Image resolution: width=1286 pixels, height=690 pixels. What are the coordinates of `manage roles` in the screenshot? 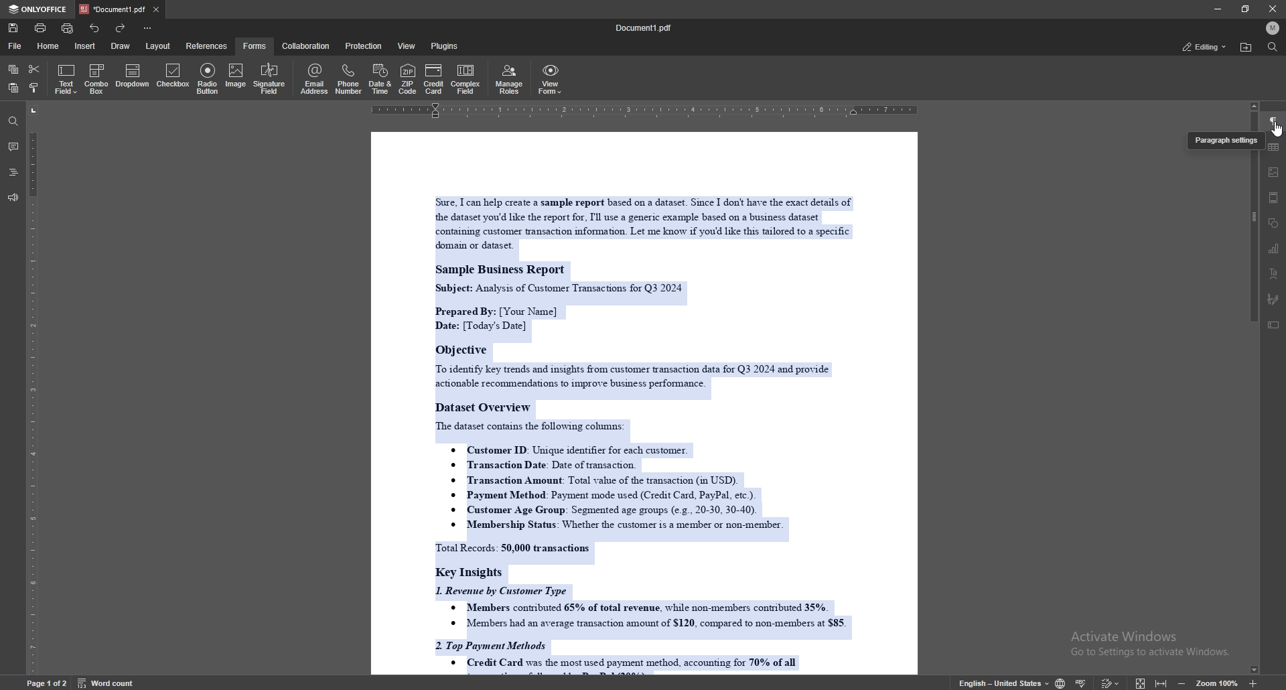 It's located at (511, 78).